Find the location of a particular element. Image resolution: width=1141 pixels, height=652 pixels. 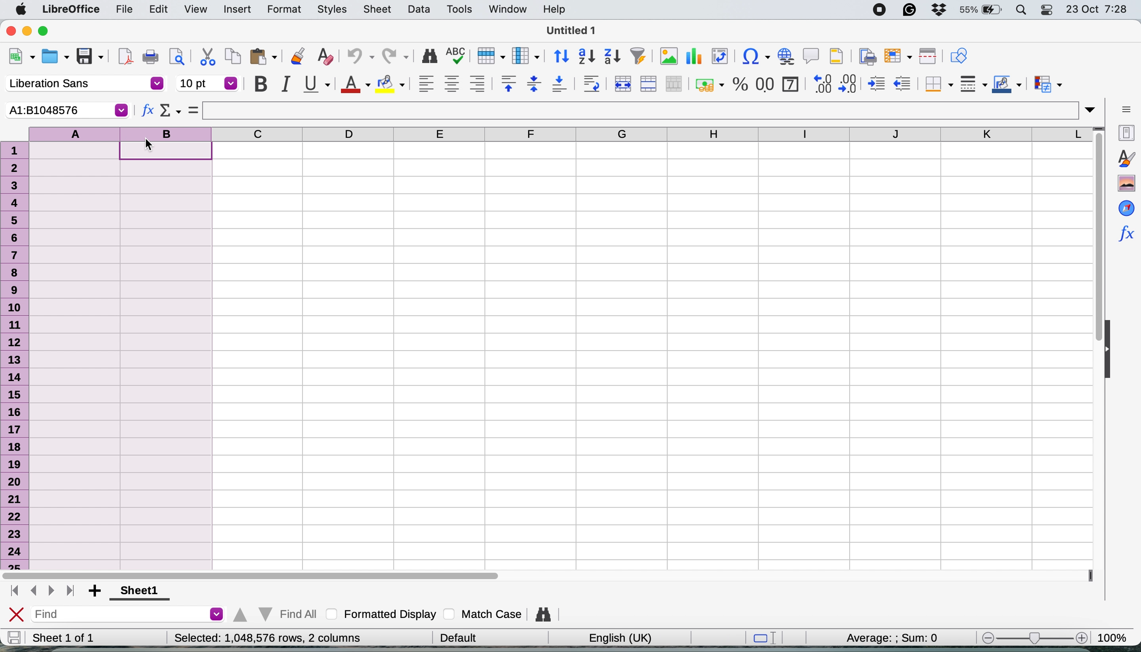

libreoffice is located at coordinates (72, 9).